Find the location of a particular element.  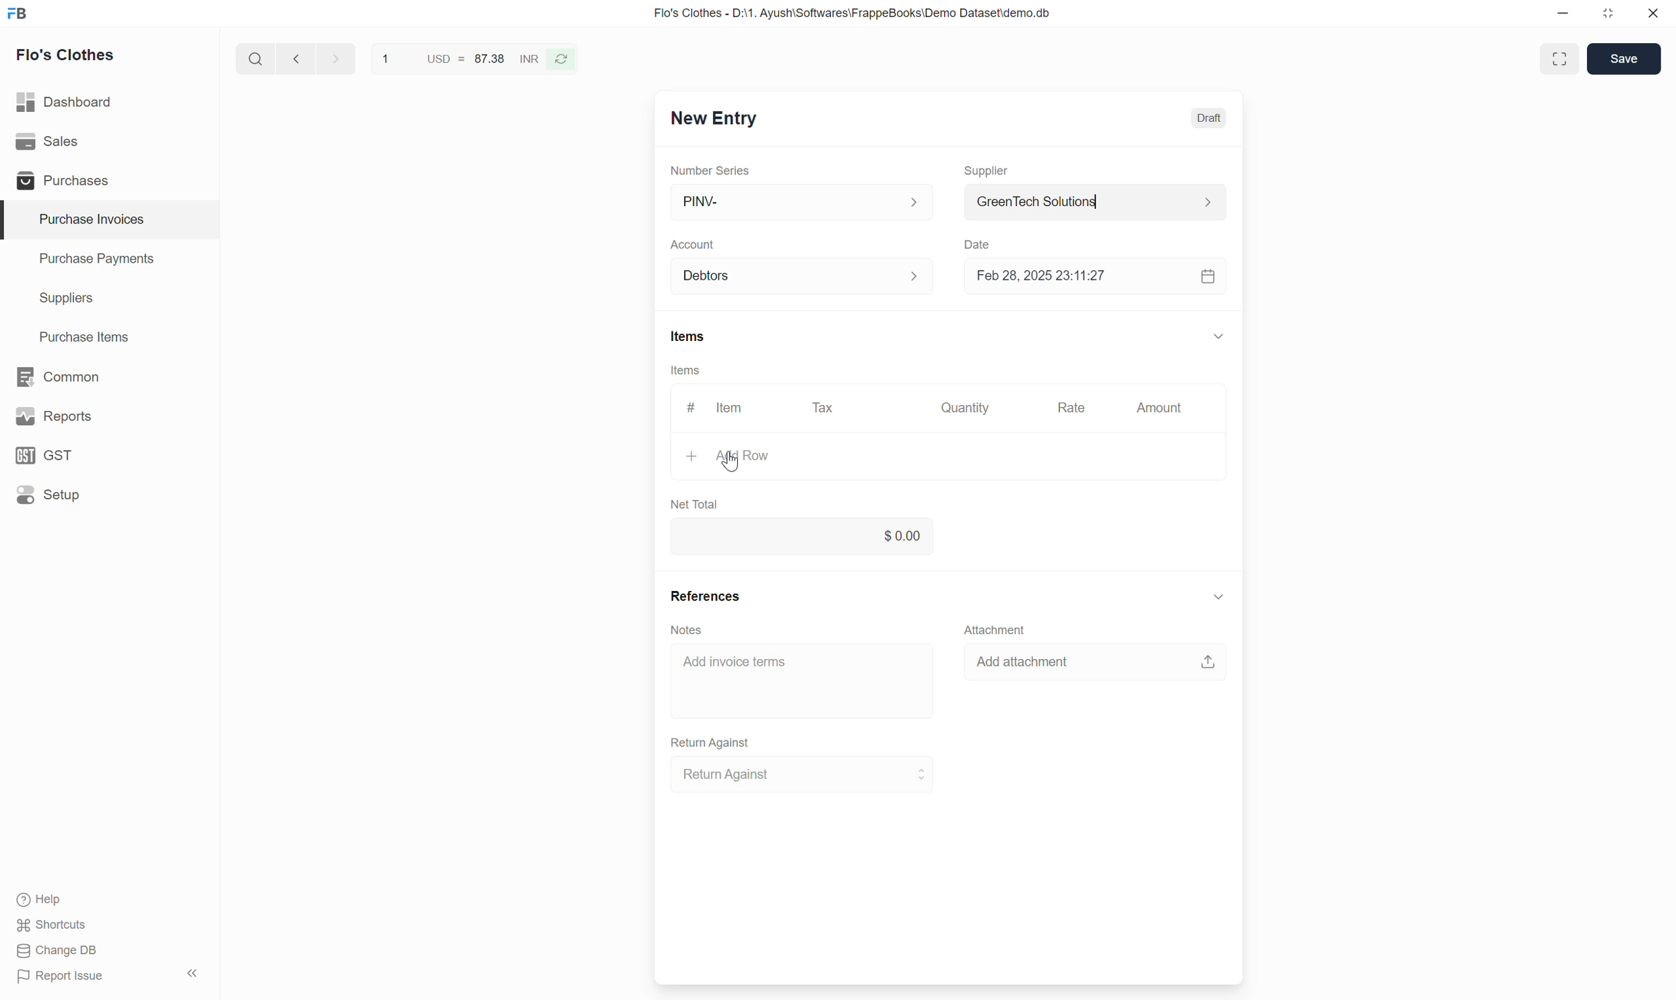

PINV- is located at coordinates (803, 201).